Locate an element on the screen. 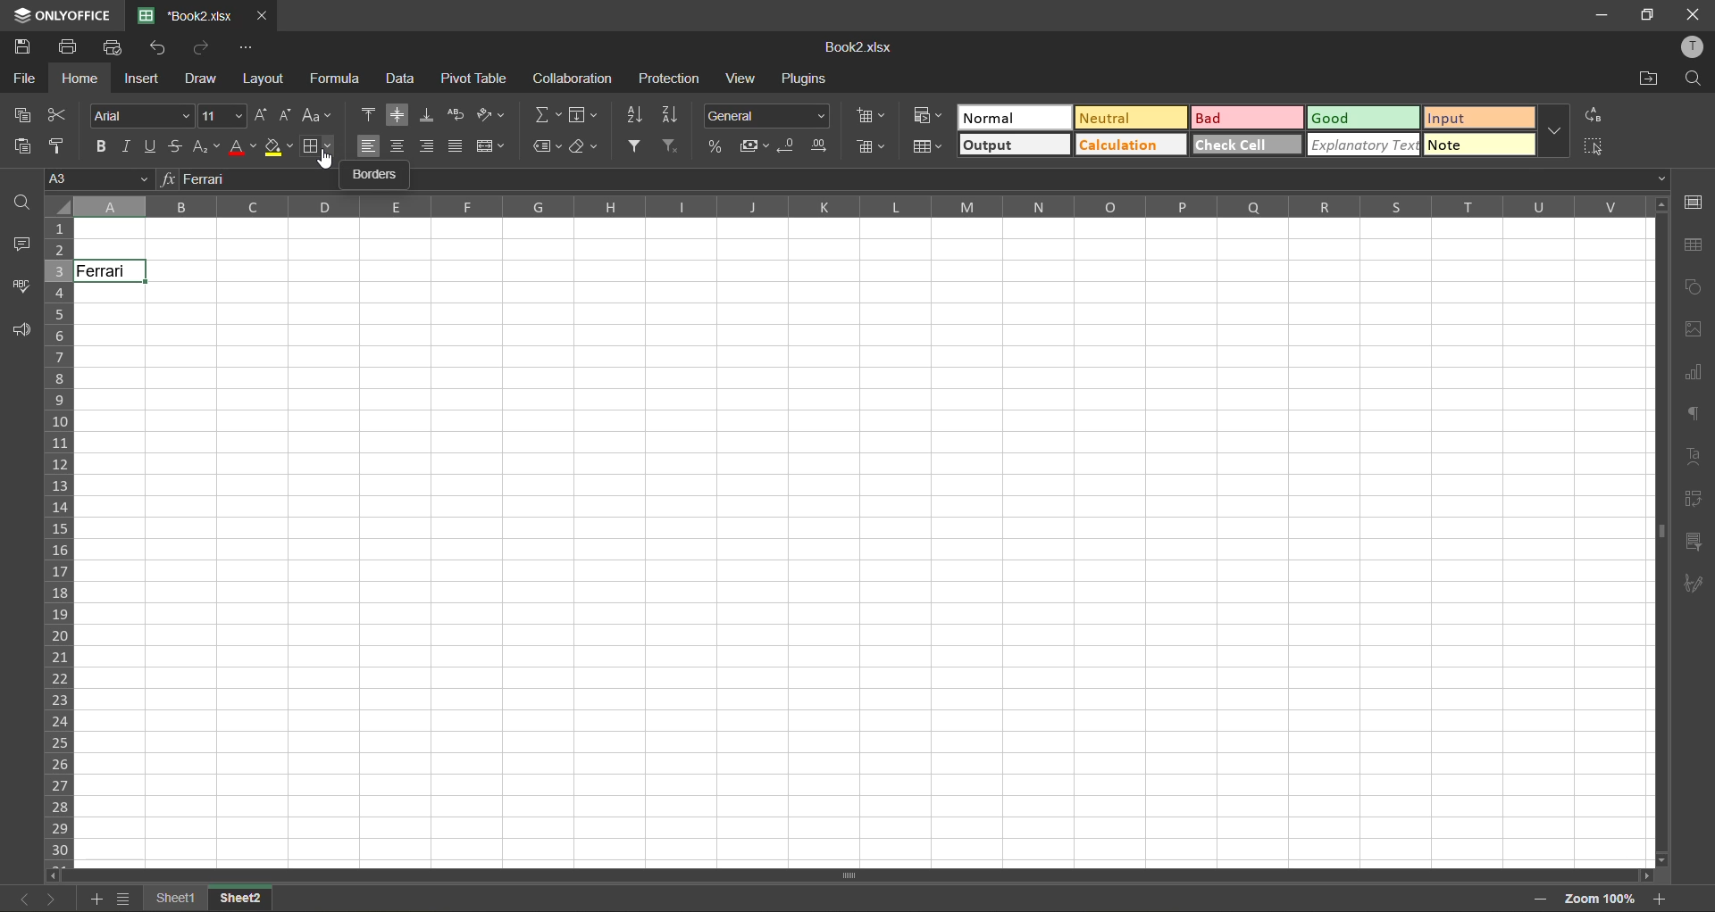 This screenshot has height=912, width=1715. clear filter is located at coordinates (673, 146).